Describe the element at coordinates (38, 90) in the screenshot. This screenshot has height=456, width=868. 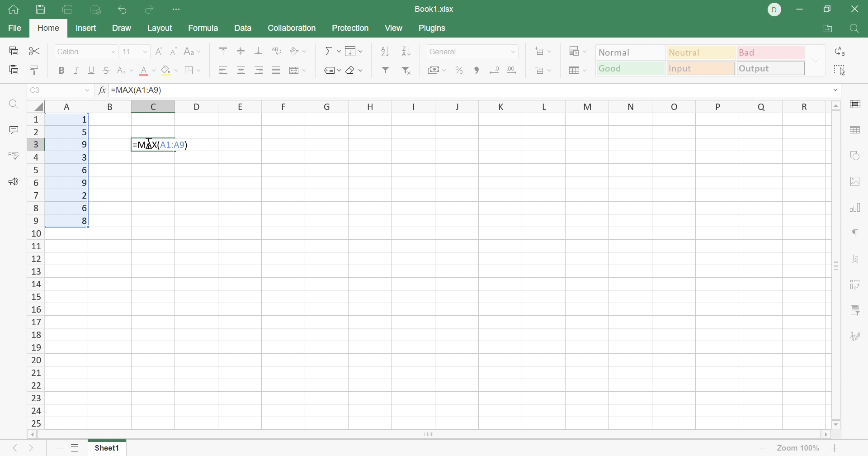
I see `C3` at that location.